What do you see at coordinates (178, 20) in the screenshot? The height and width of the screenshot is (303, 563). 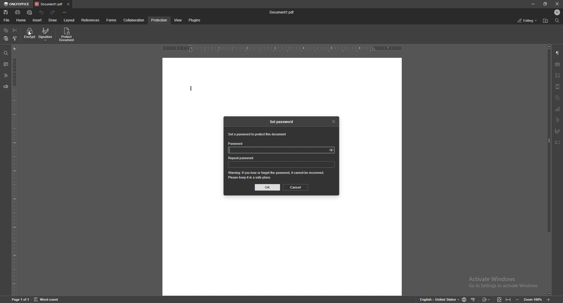 I see `view` at bounding box center [178, 20].